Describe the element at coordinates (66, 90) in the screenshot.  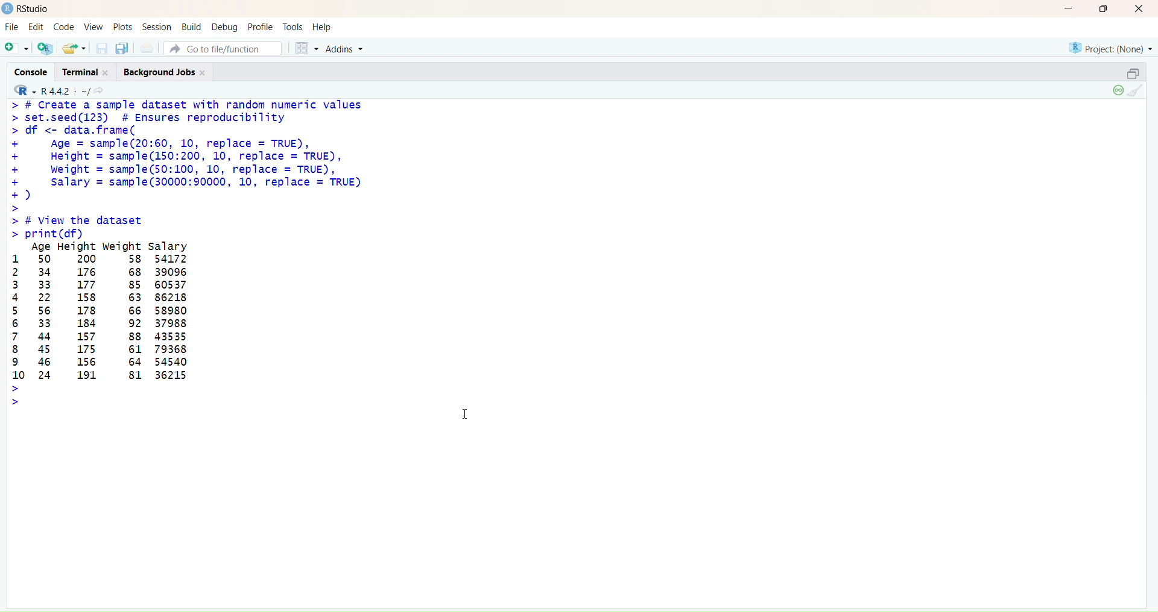
I see `R442/ ~/` at that location.